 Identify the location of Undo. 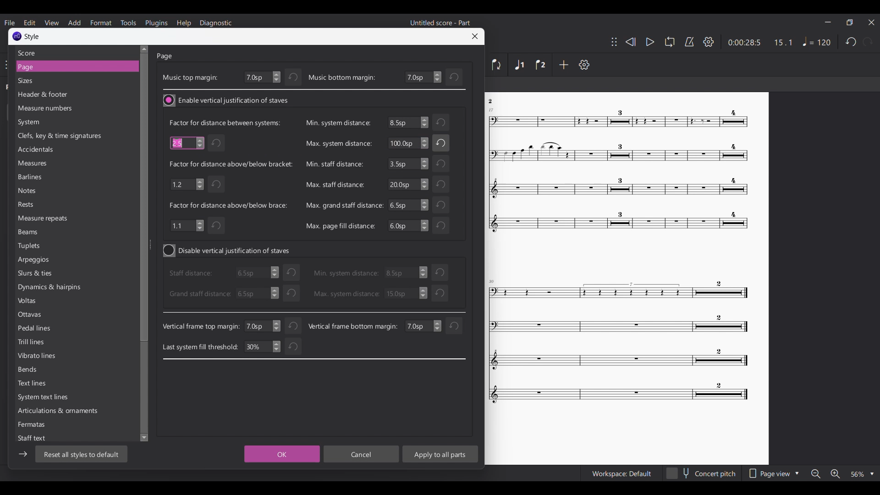
(217, 184).